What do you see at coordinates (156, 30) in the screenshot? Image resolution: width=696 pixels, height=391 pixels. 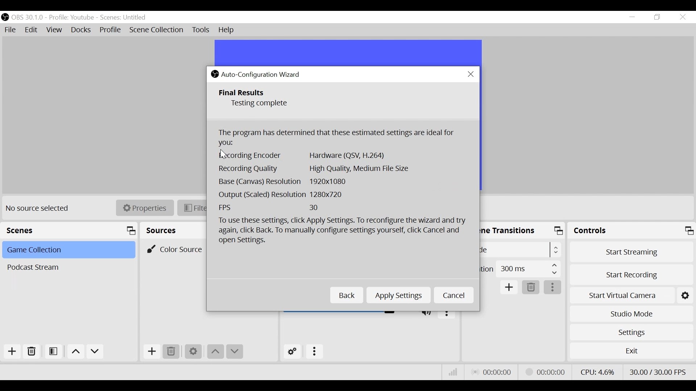 I see `Scene Collection` at bounding box center [156, 30].